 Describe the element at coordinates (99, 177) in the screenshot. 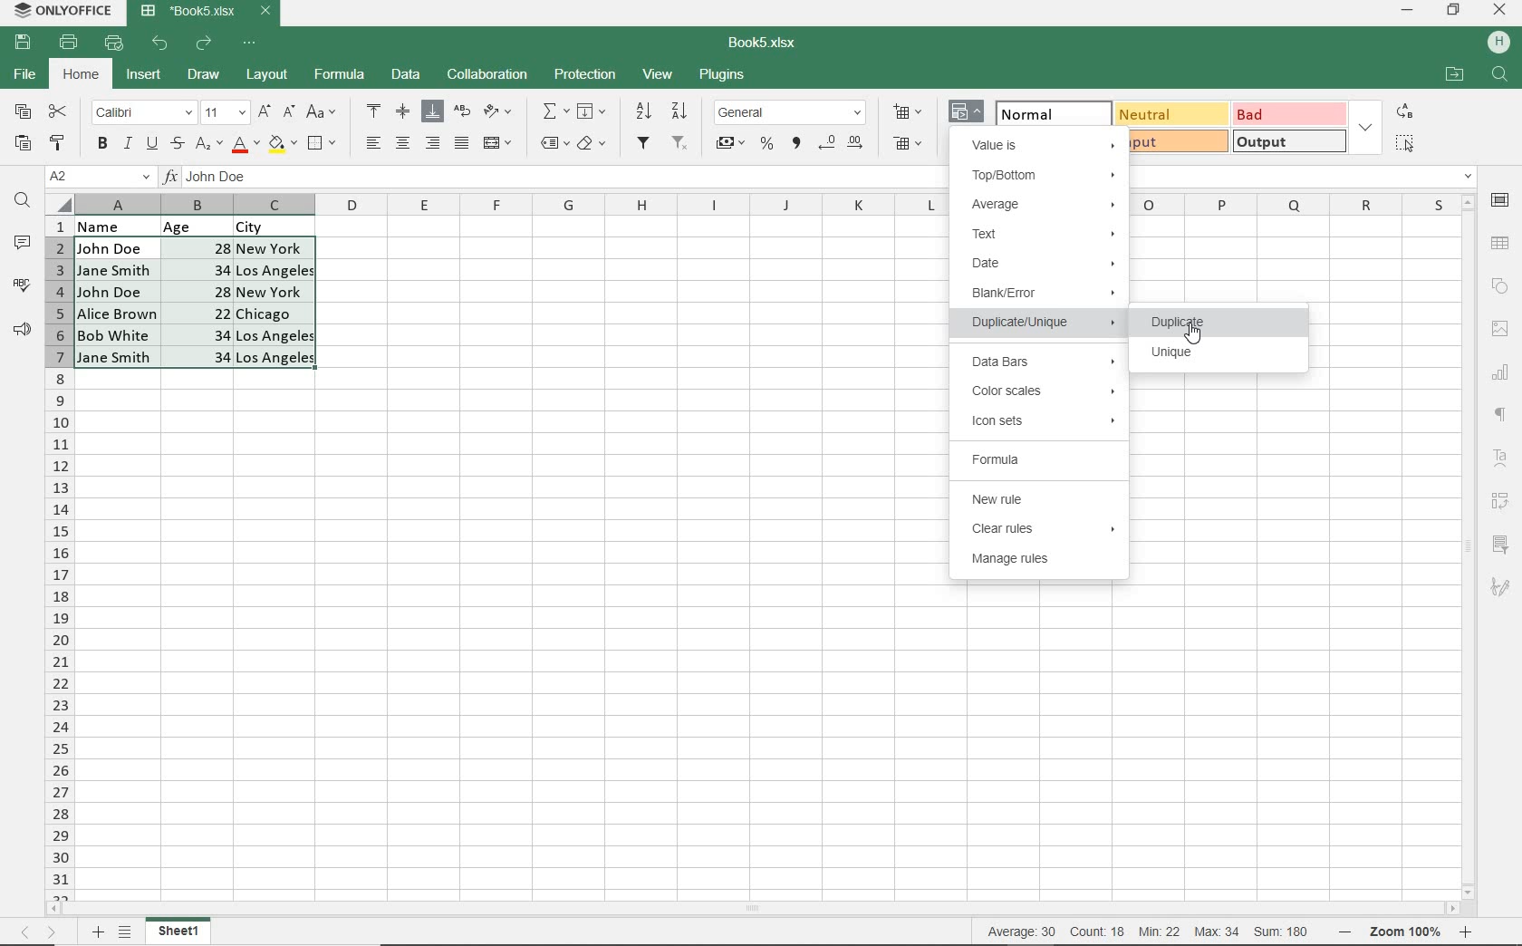

I see `NAME MANAGER` at that location.